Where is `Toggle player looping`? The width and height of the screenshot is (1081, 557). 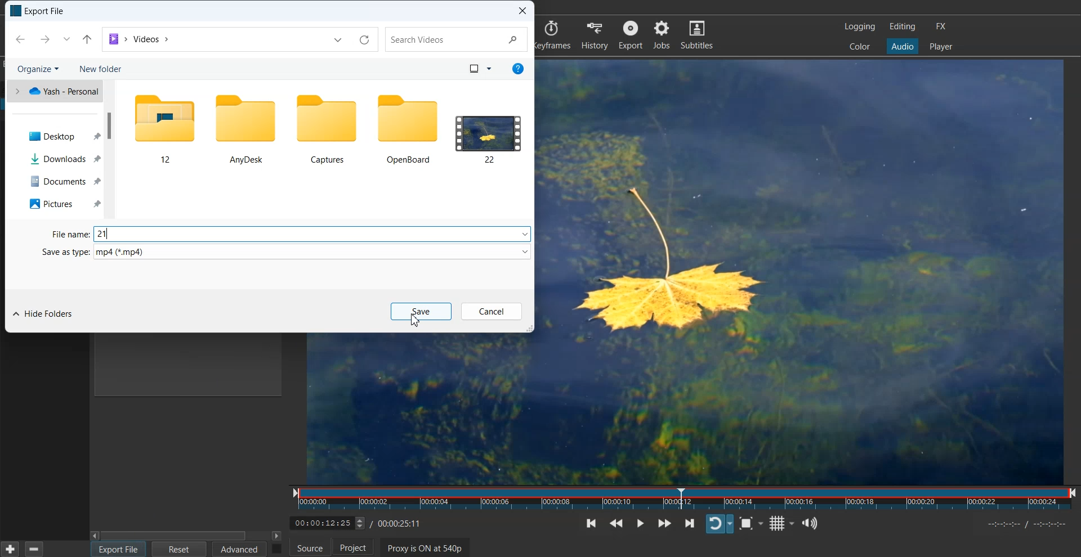 Toggle player looping is located at coordinates (720, 523).